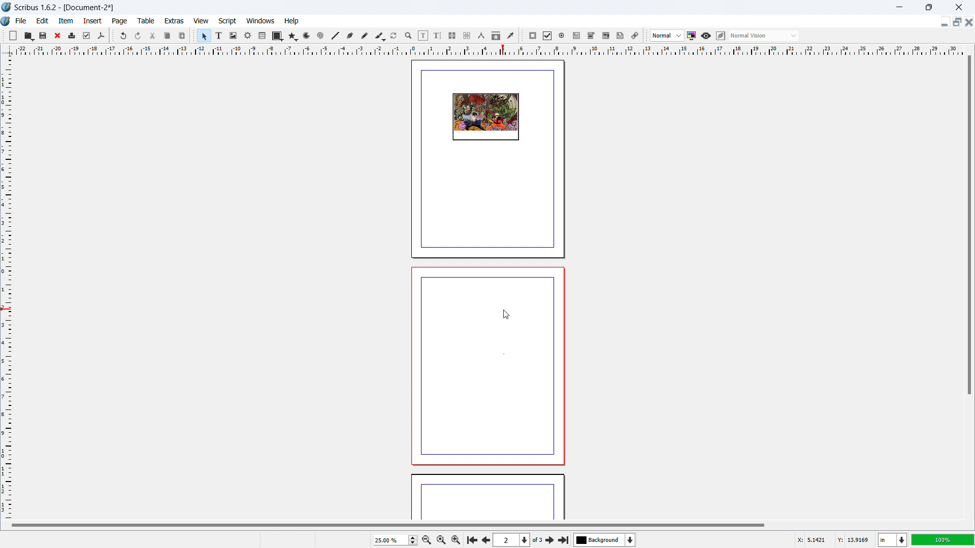  What do you see at coordinates (175, 21) in the screenshot?
I see `extras` at bounding box center [175, 21].